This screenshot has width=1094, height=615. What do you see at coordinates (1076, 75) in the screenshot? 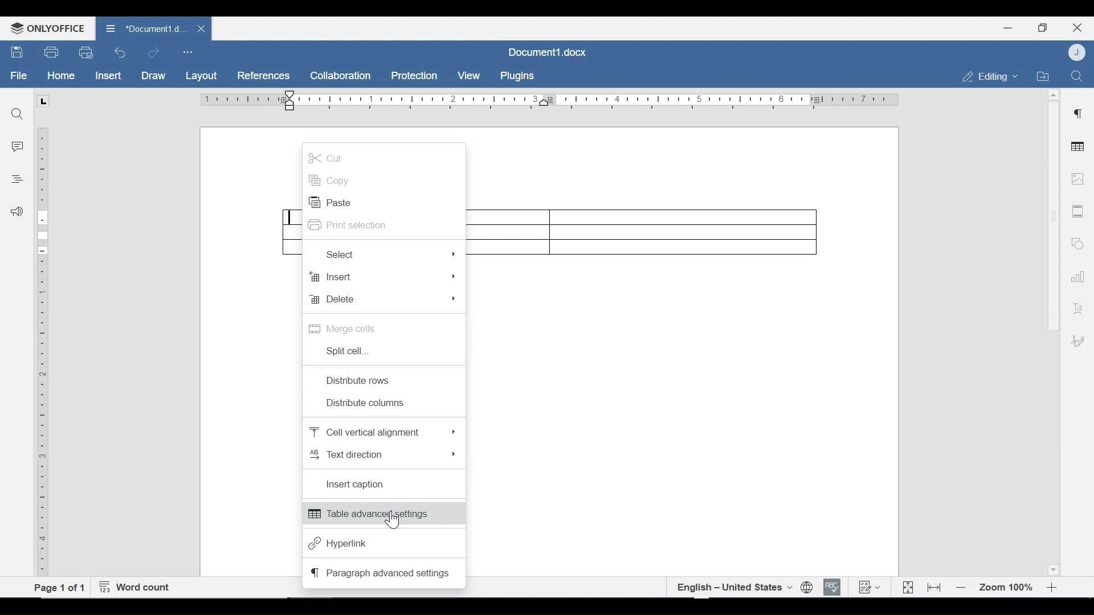
I see `Find` at bounding box center [1076, 75].